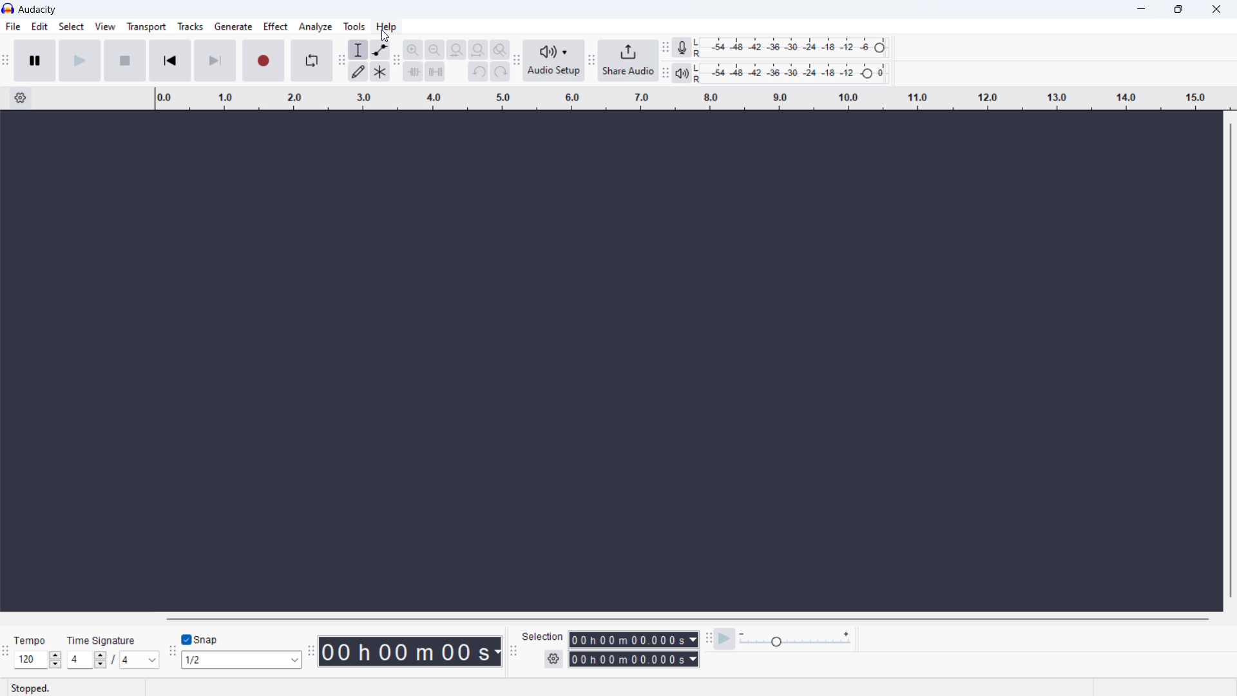 The image size is (1237, 696). I want to click on toggle snap, so click(200, 638).